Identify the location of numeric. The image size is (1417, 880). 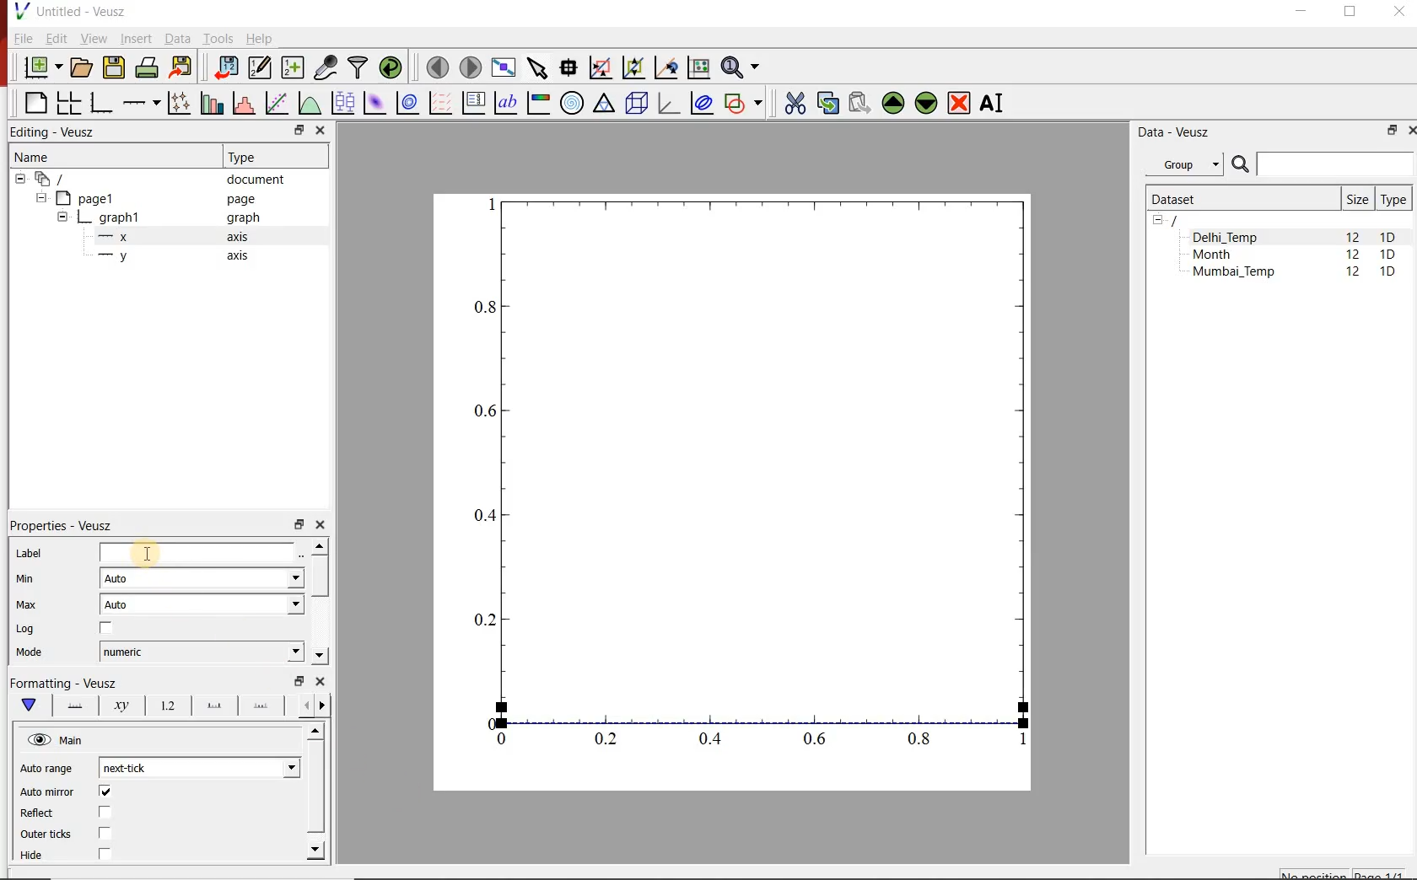
(202, 652).